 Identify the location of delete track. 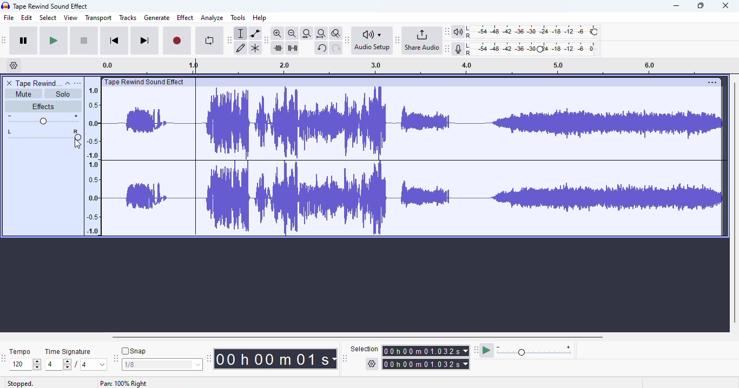
(10, 83).